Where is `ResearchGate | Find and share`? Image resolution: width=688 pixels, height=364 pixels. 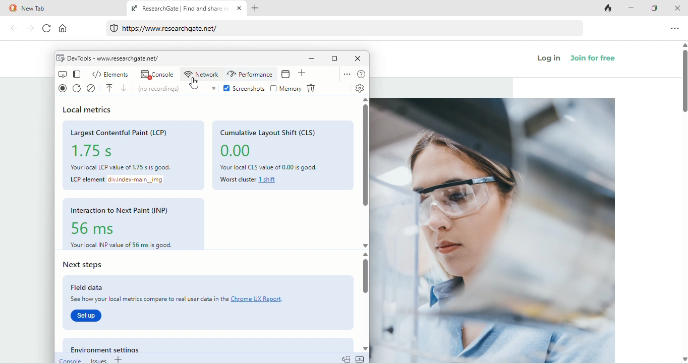
ResearchGate | Find and share is located at coordinates (178, 10).